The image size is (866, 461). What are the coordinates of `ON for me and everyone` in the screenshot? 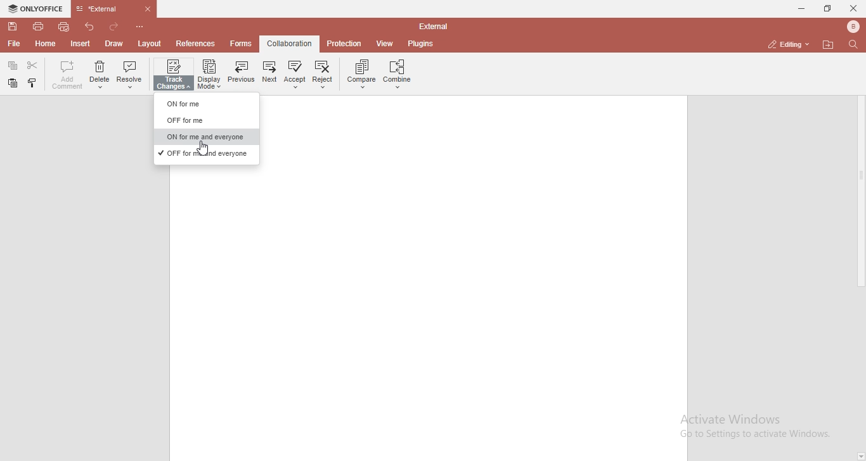 It's located at (204, 137).